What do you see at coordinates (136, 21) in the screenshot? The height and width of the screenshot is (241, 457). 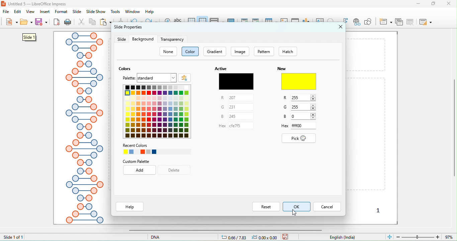 I see `undo` at bounding box center [136, 21].